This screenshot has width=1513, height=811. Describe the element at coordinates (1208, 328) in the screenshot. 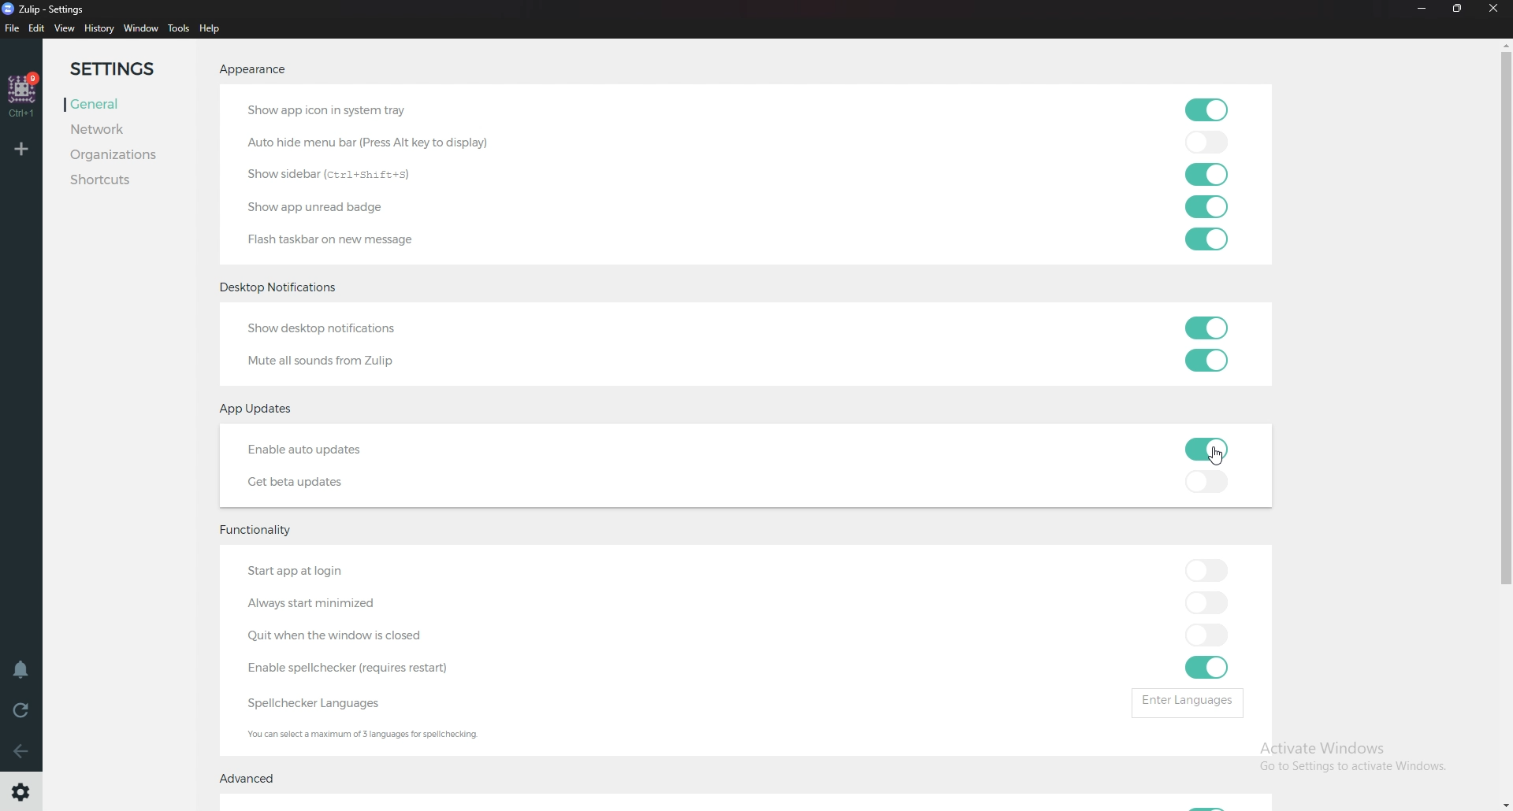

I see `toggle` at that location.